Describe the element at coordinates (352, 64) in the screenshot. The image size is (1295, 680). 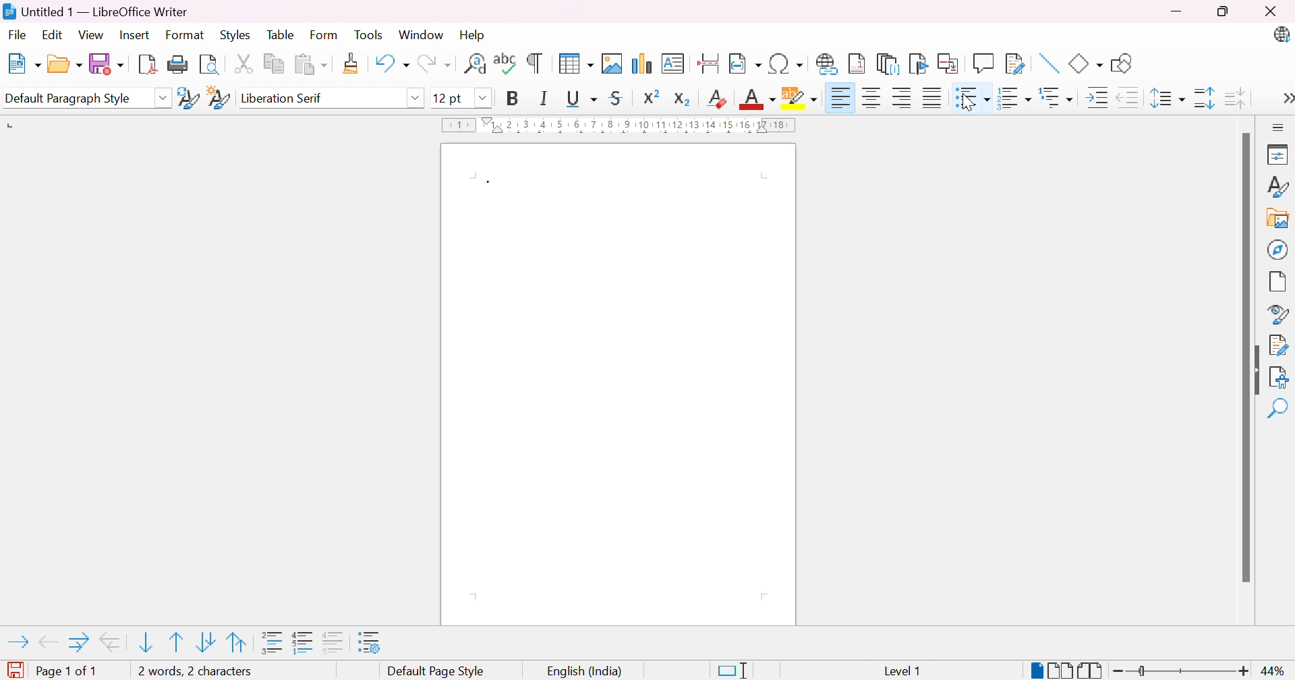
I see `Clone formatting` at that location.